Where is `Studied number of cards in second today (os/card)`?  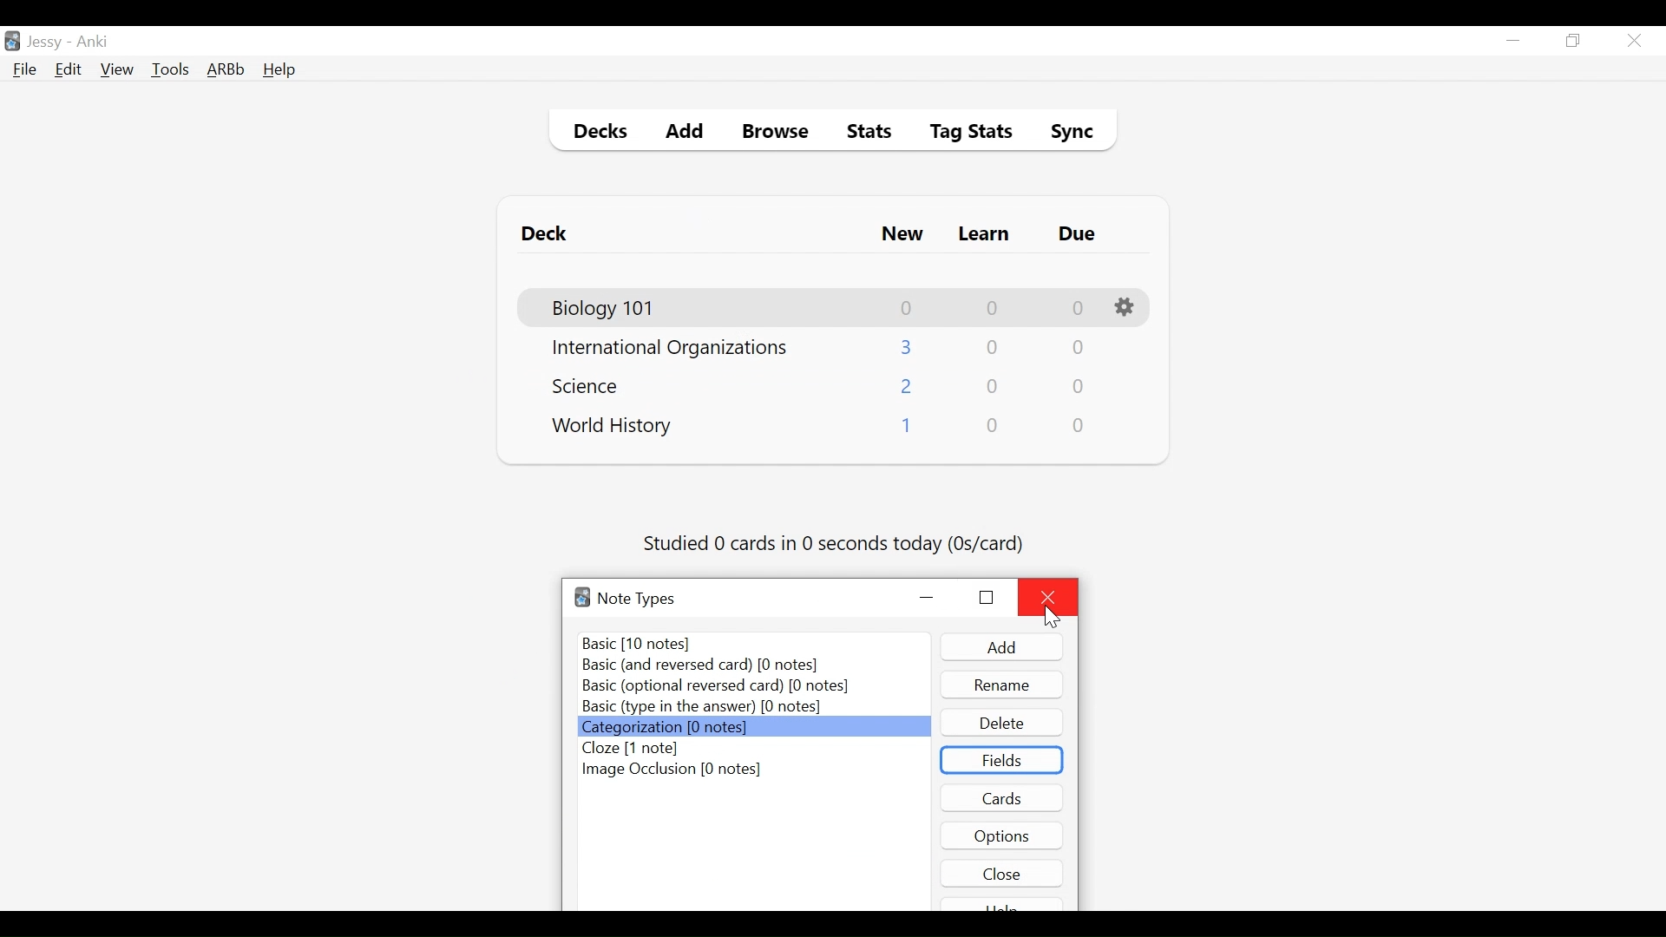
Studied number of cards in second today (os/card) is located at coordinates (836, 545).